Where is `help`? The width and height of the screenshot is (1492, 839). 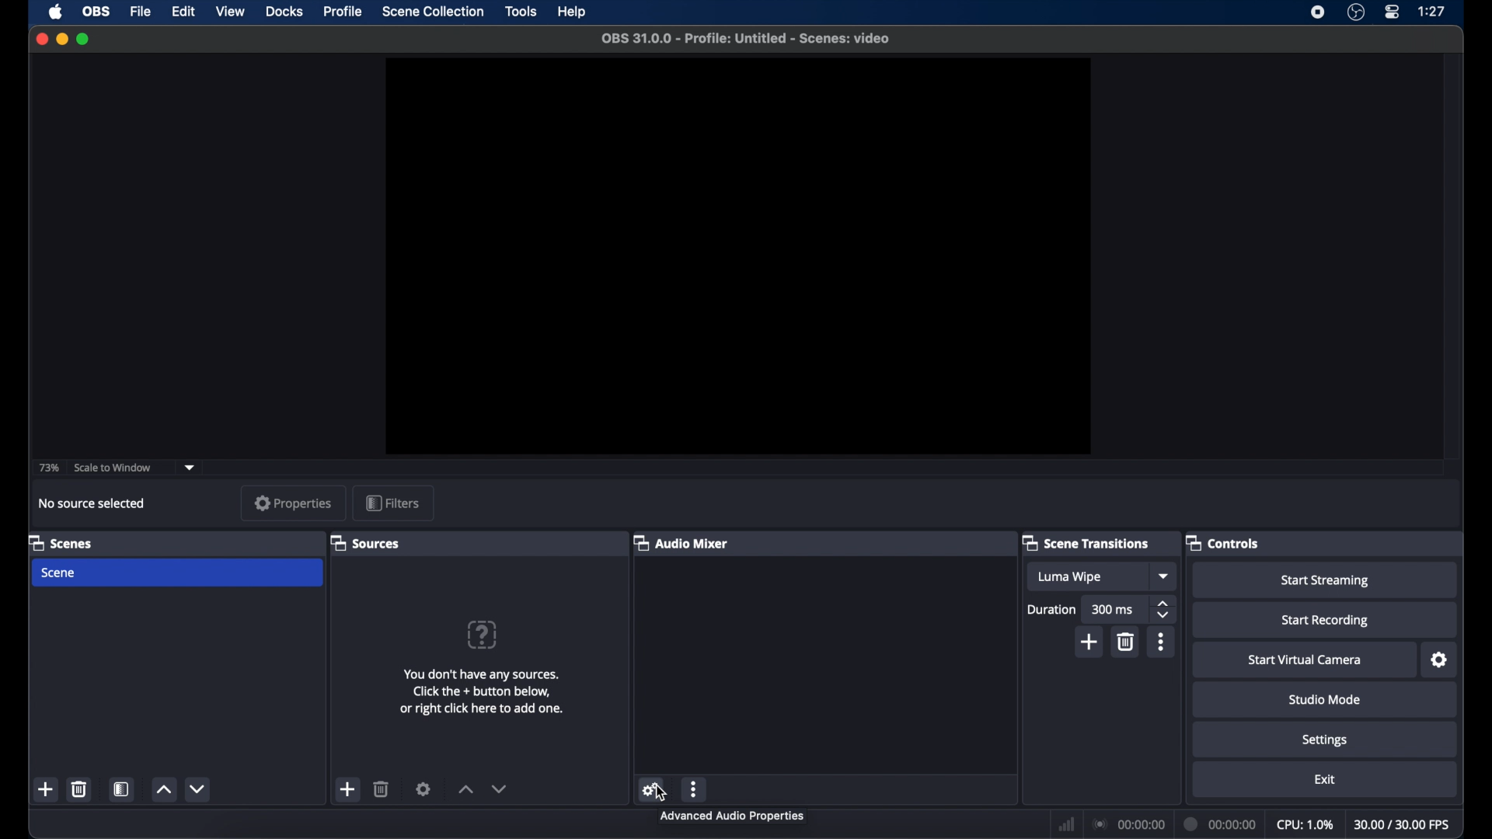 help is located at coordinates (573, 12).